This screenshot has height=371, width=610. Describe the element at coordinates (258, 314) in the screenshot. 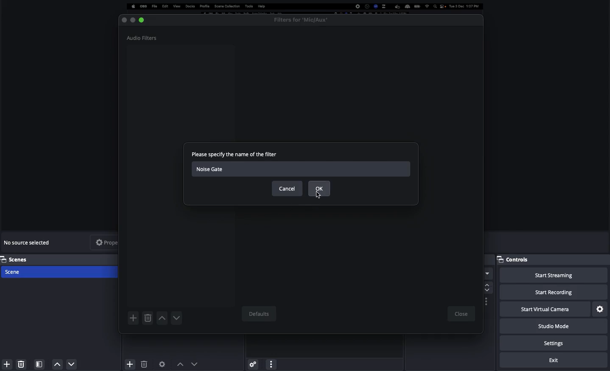

I see `Defaults` at that location.